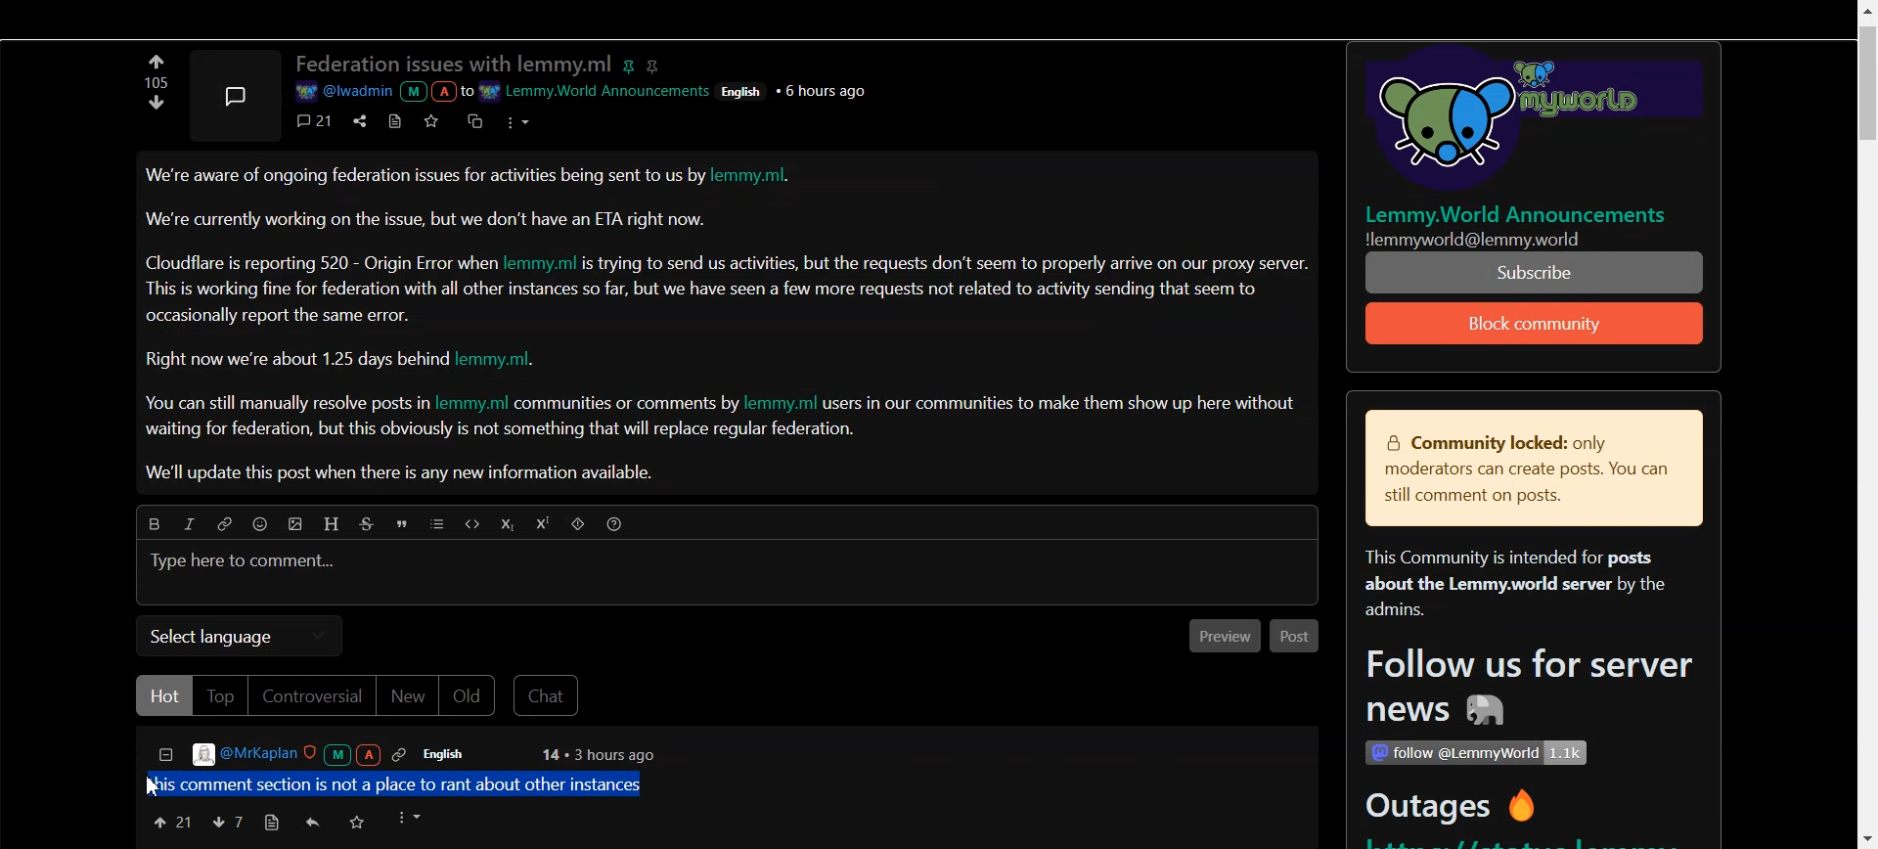 This screenshot has height=849, width=1878. What do you see at coordinates (580, 526) in the screenshot?
I see `Spoiler` at bounding box center [580, 526].